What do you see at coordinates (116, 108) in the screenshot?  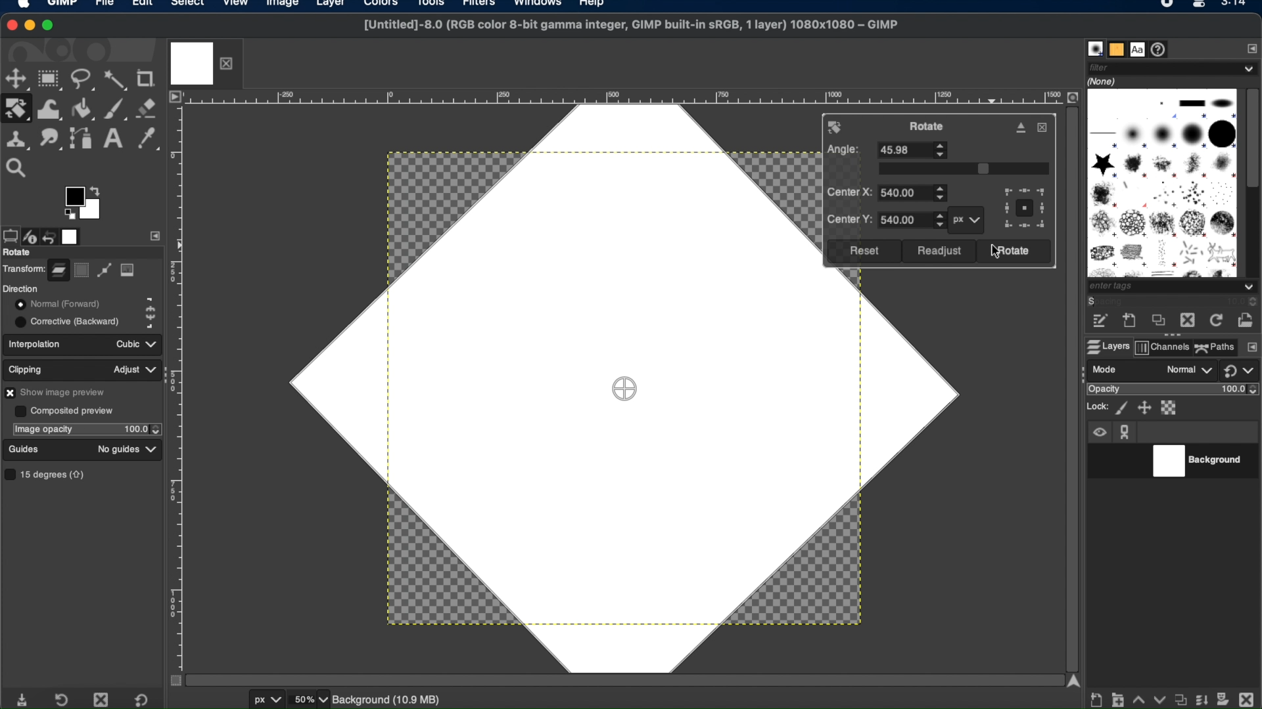 I see `paintbrush tool` at bounding box center [116, 108].